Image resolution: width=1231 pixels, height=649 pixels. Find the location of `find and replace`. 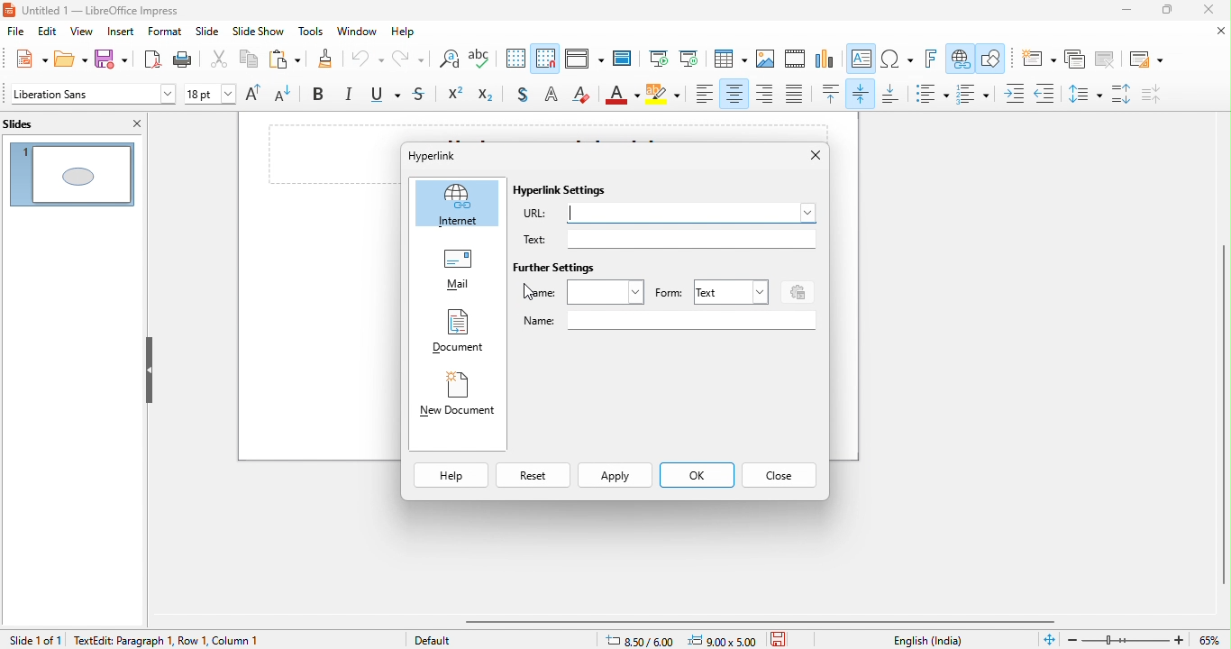

find and replace is located at coordinates (447, 61).